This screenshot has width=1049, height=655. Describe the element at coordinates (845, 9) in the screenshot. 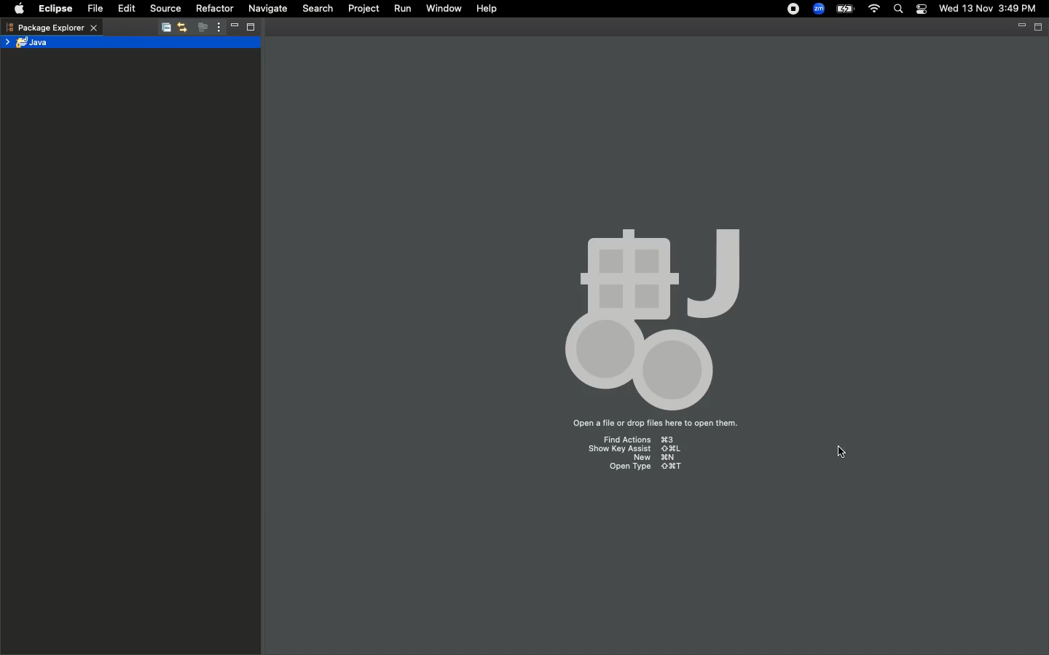

I see `Charge` at that location.